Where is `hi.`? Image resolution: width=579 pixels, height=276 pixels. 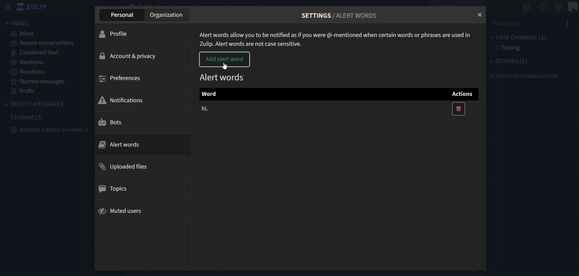
hi. is located at coordinates (213, 108).